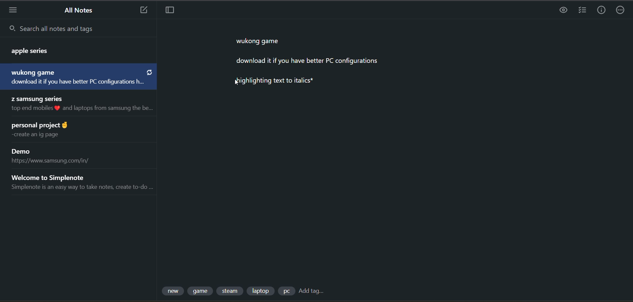 Image resolution: width=633 pixels, height=302 pixels. What do you see at coordinates (49, 130) in the screenshot?
I see `note title and preview` at bounding box center [49, 130].